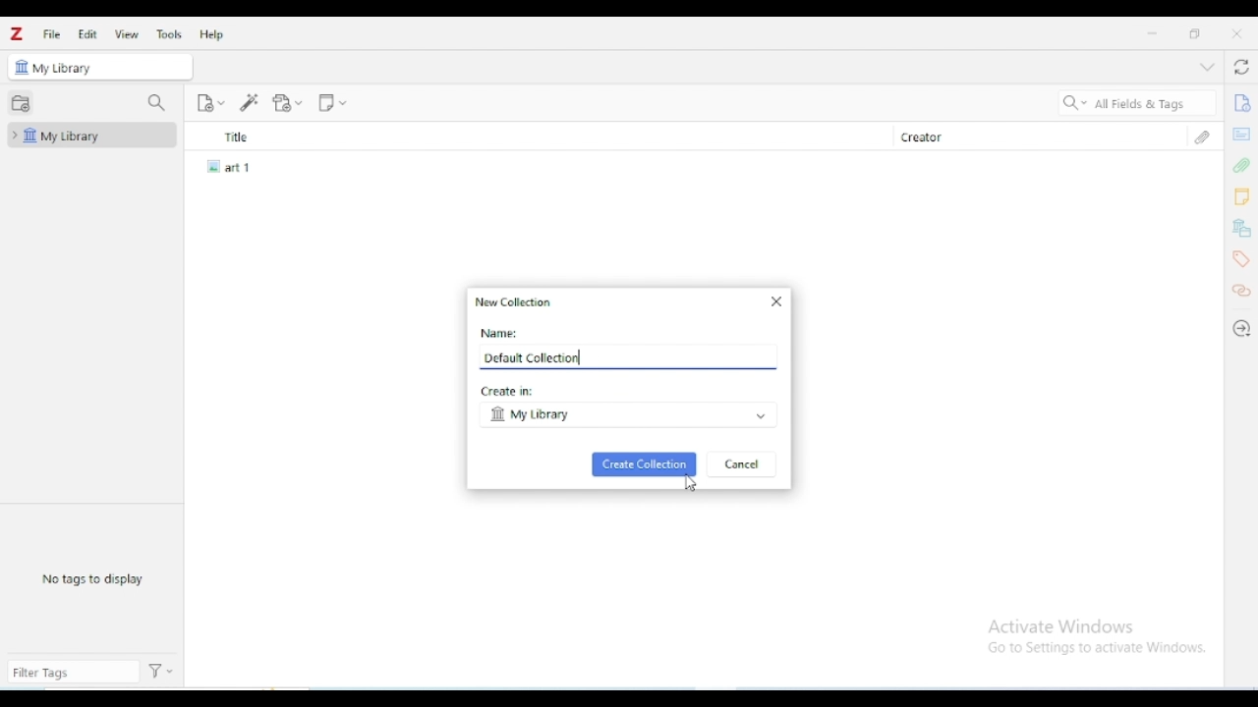 The image size is (1258, 707). Describe the element at coordinates (1241, 133) in the screenshot. I see `abstract` at that location.